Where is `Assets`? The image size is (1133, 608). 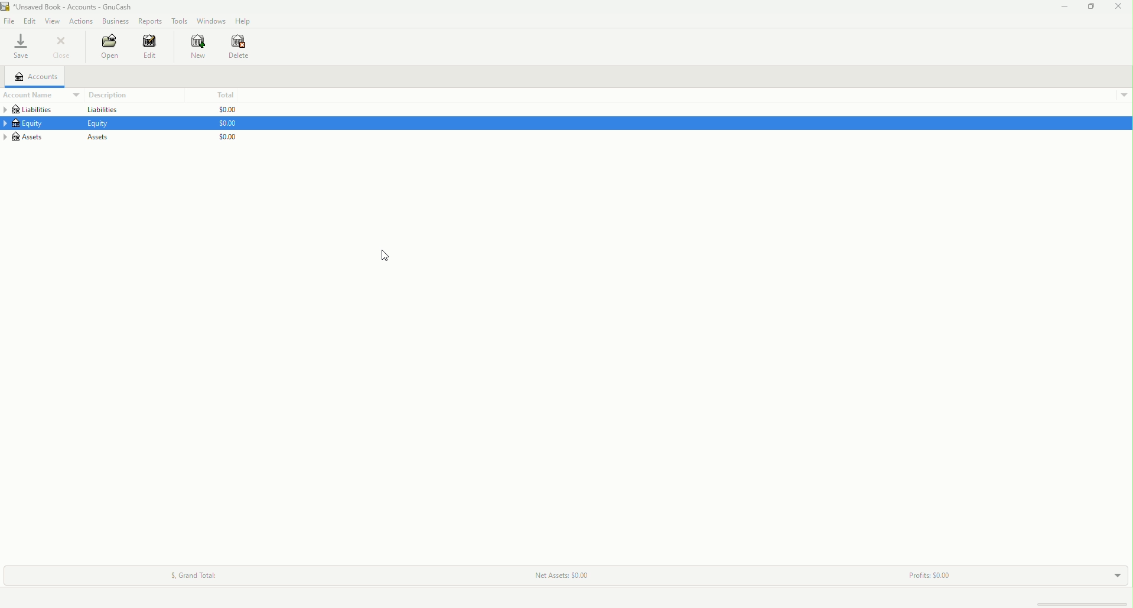 Assets is located at coordinates (34, 136).